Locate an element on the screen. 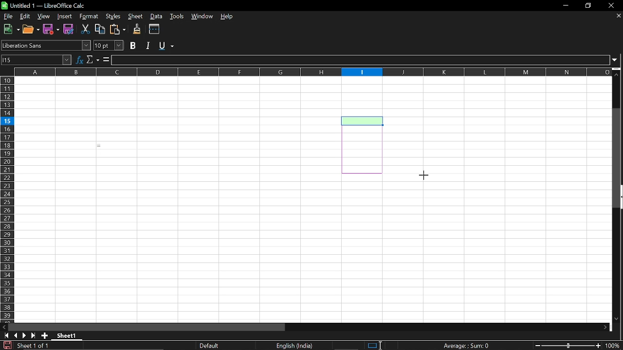  Input line is located at coordinates (361, 60).